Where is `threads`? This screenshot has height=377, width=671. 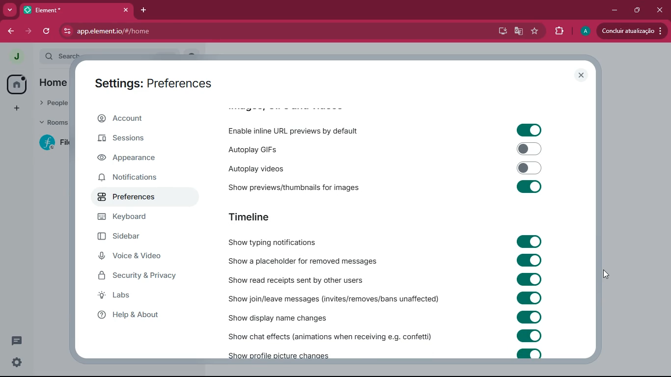 threads is located at coordinates (17, 341).